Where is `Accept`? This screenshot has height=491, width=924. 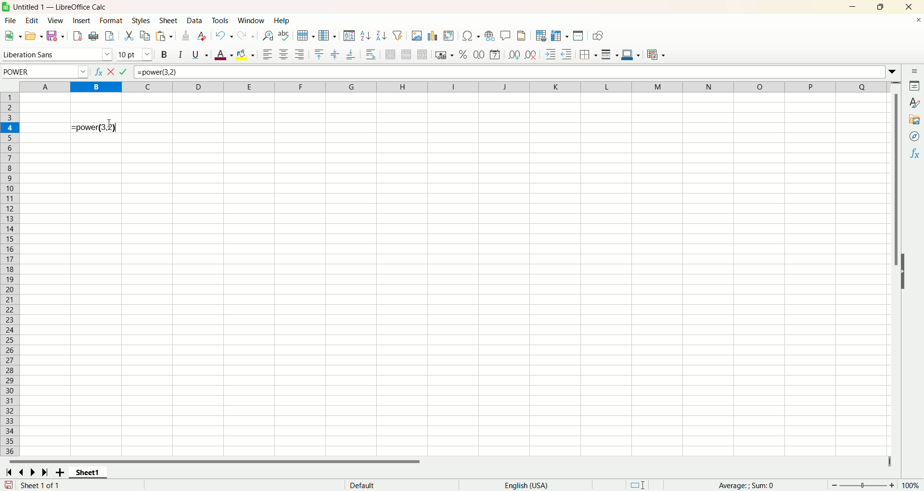
Accept is located at coordinates (124, 72).